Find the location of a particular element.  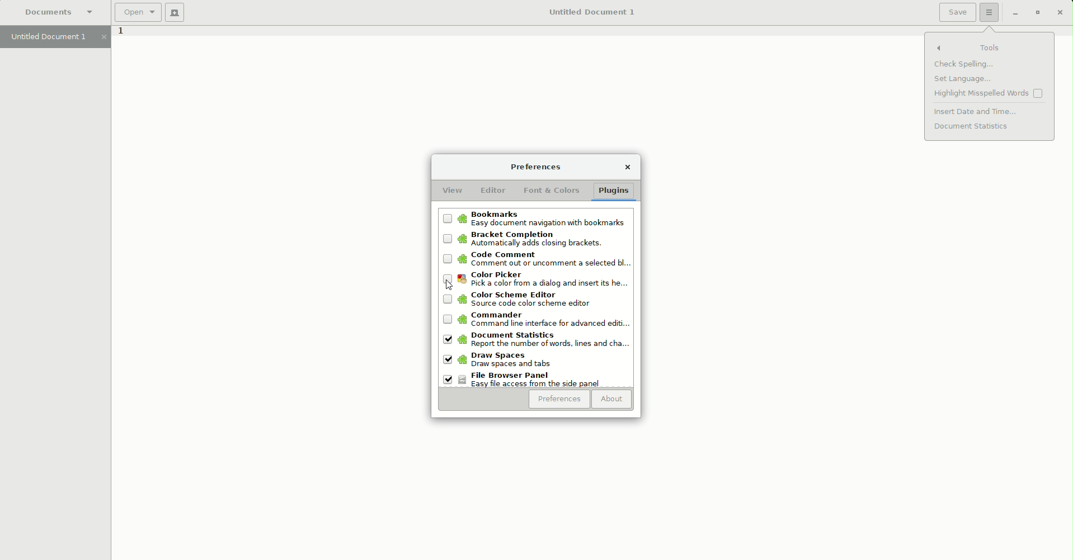

Color Scheme editor: Source code color scheme editor is located at coordinates (532, 299).